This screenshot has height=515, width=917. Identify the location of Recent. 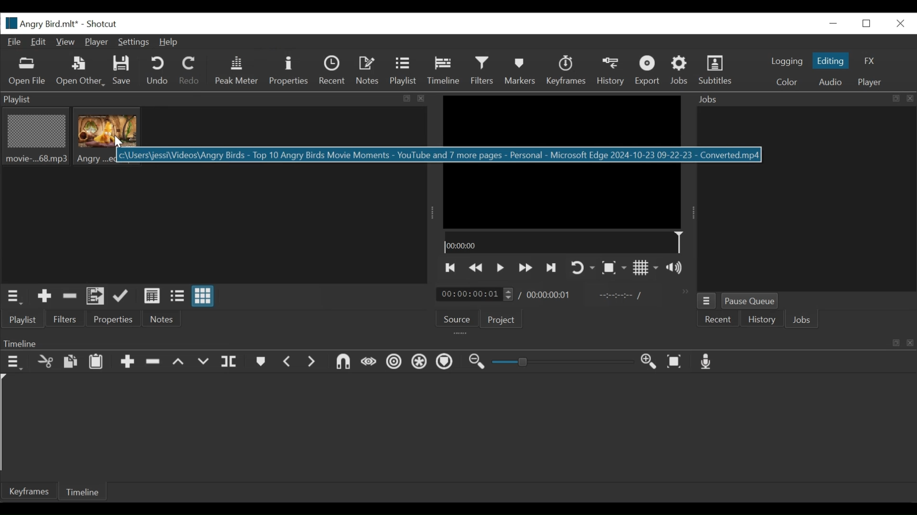
(333, 72).